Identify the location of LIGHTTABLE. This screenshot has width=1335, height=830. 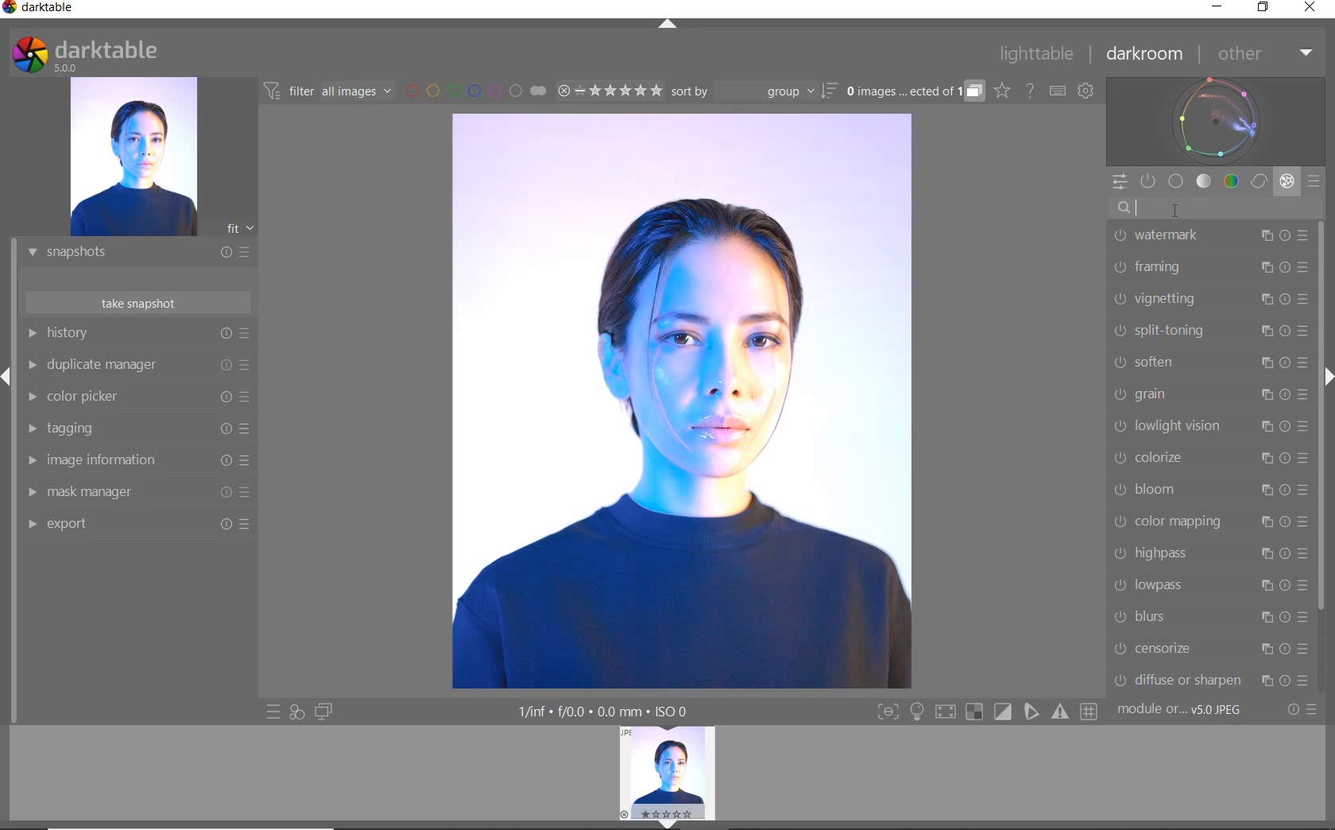
(1037, 56).